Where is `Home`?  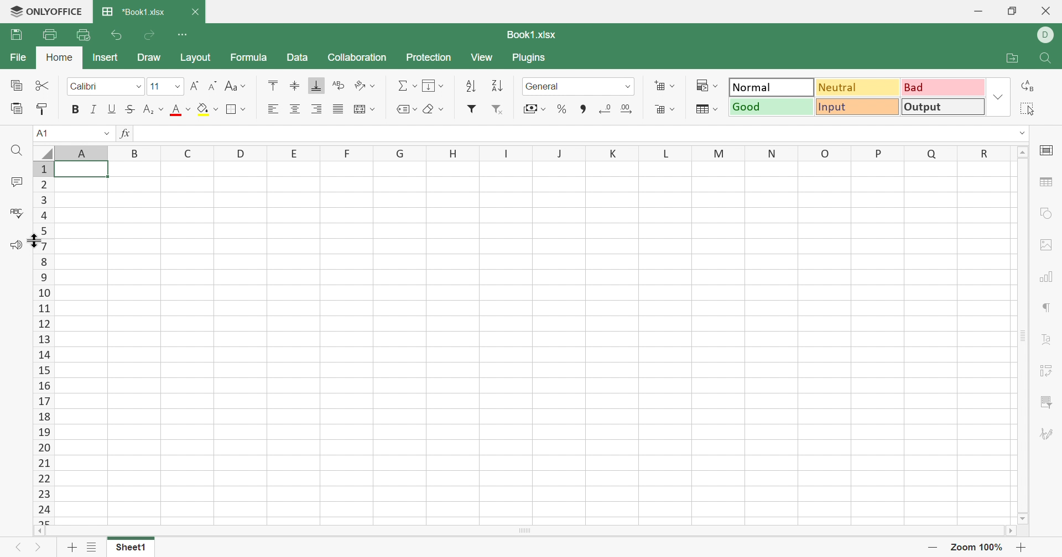 Home is located at coordinates (62, 57).